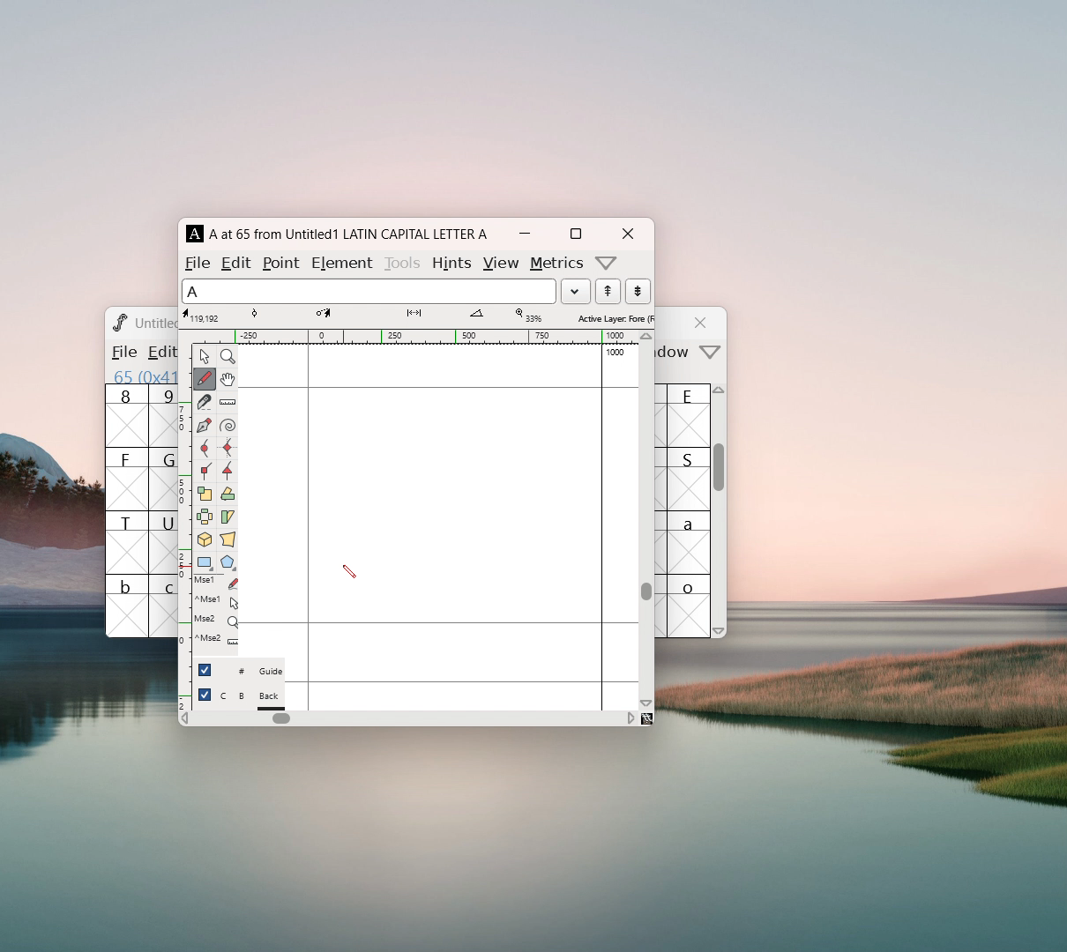 This screenshot has height=952, width=1067. I want to click on c, so click(164, 606).